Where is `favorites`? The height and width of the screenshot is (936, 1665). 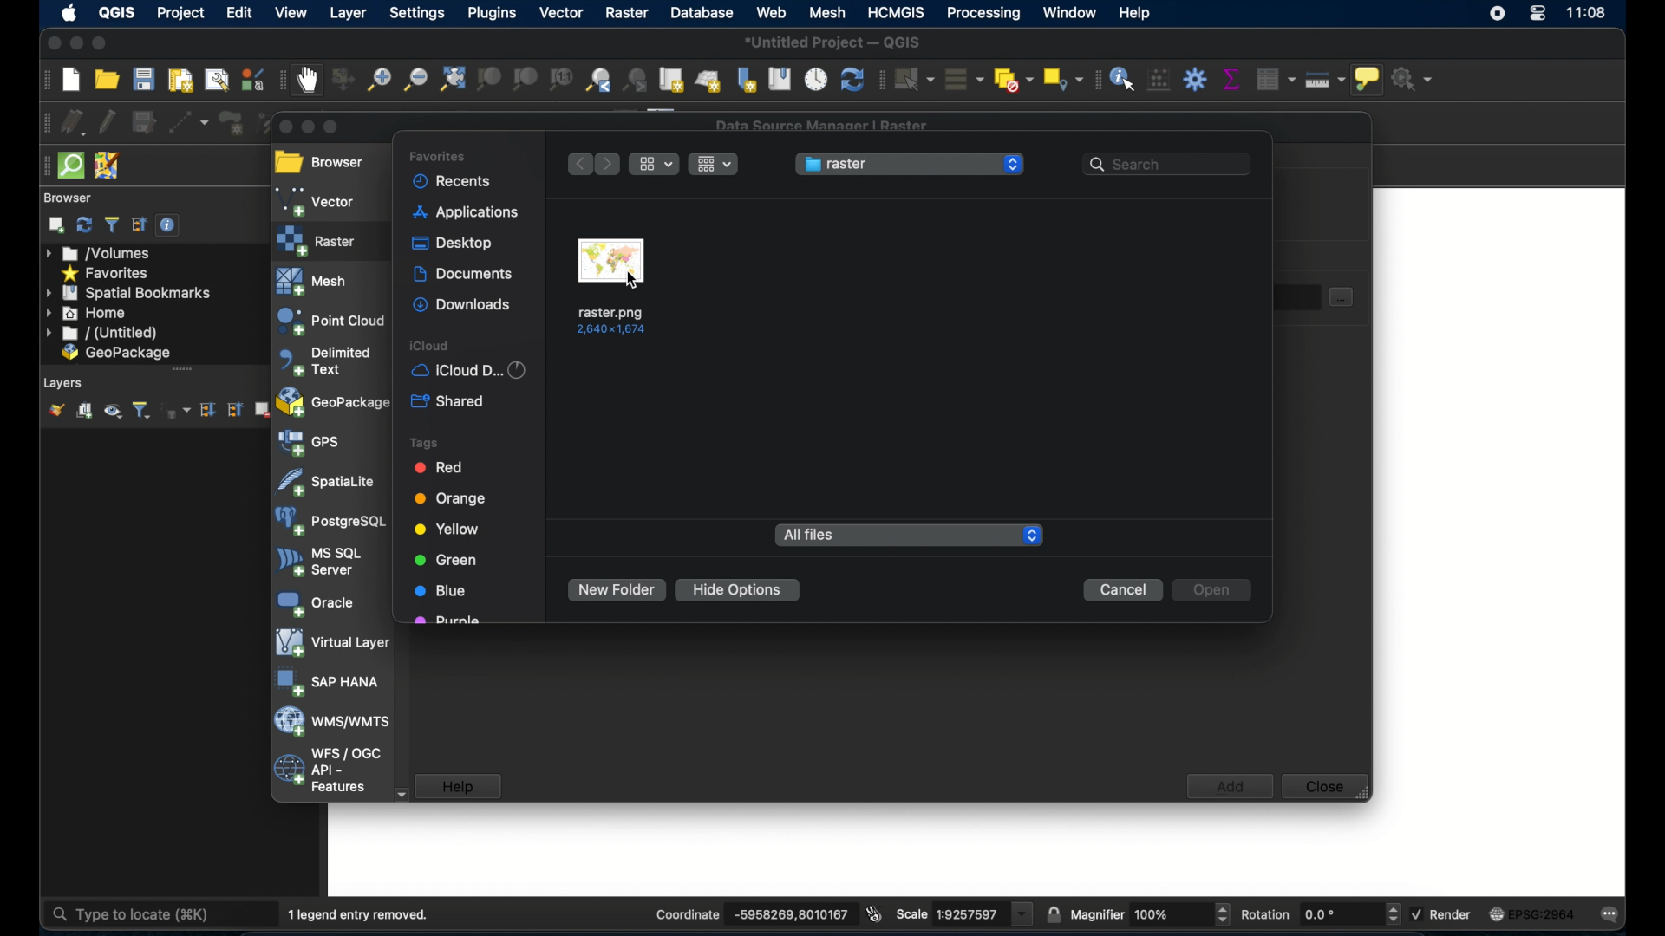
favorites is located at coordinates (108, 272).